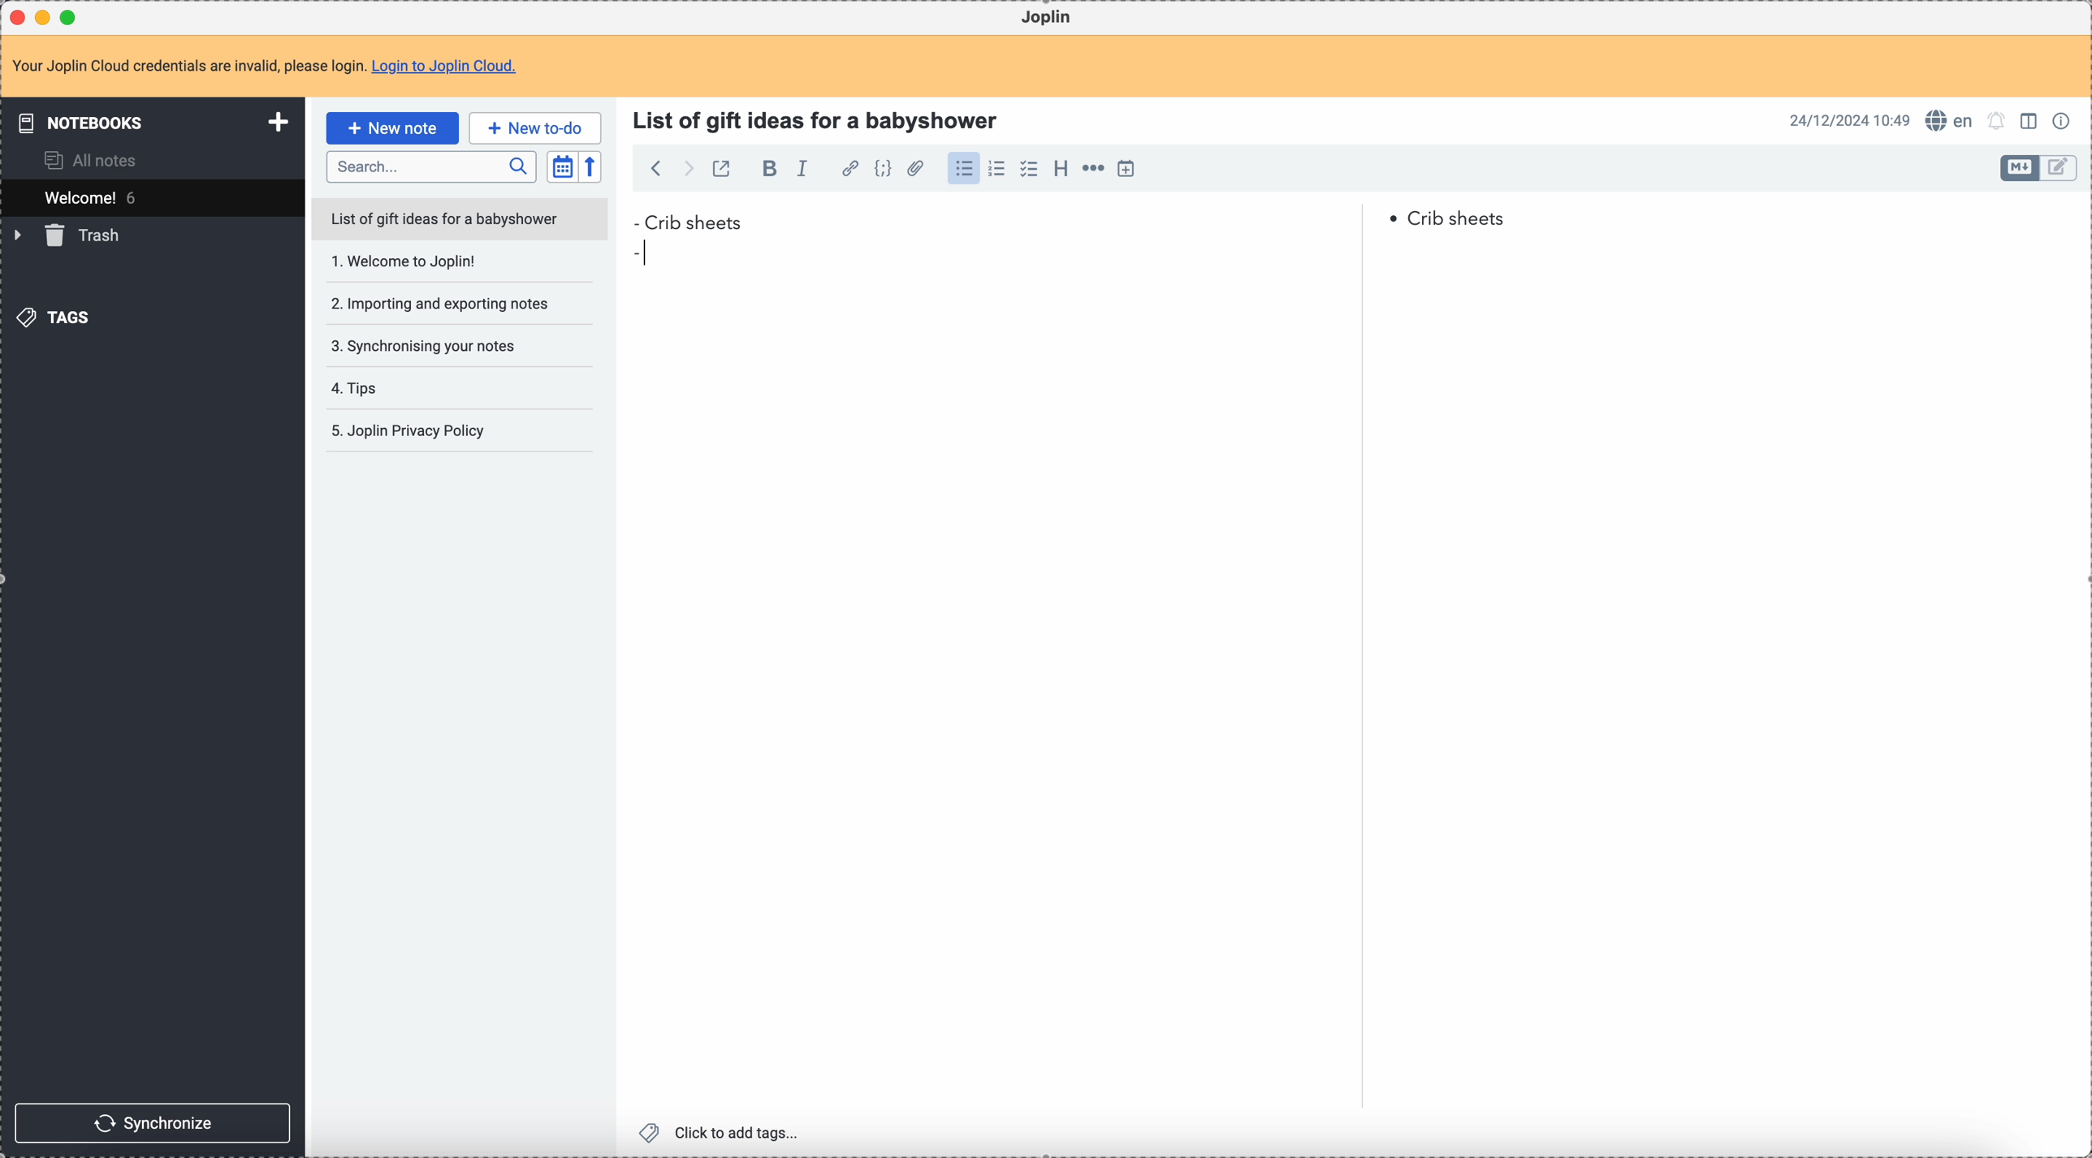 Image resolution: width=2092 pixels, height=1158 pixels. What do you see at coordinates (2032, 123) in the screenshot?
I see `toggle edit layout` at bounding box center [2032, 123].